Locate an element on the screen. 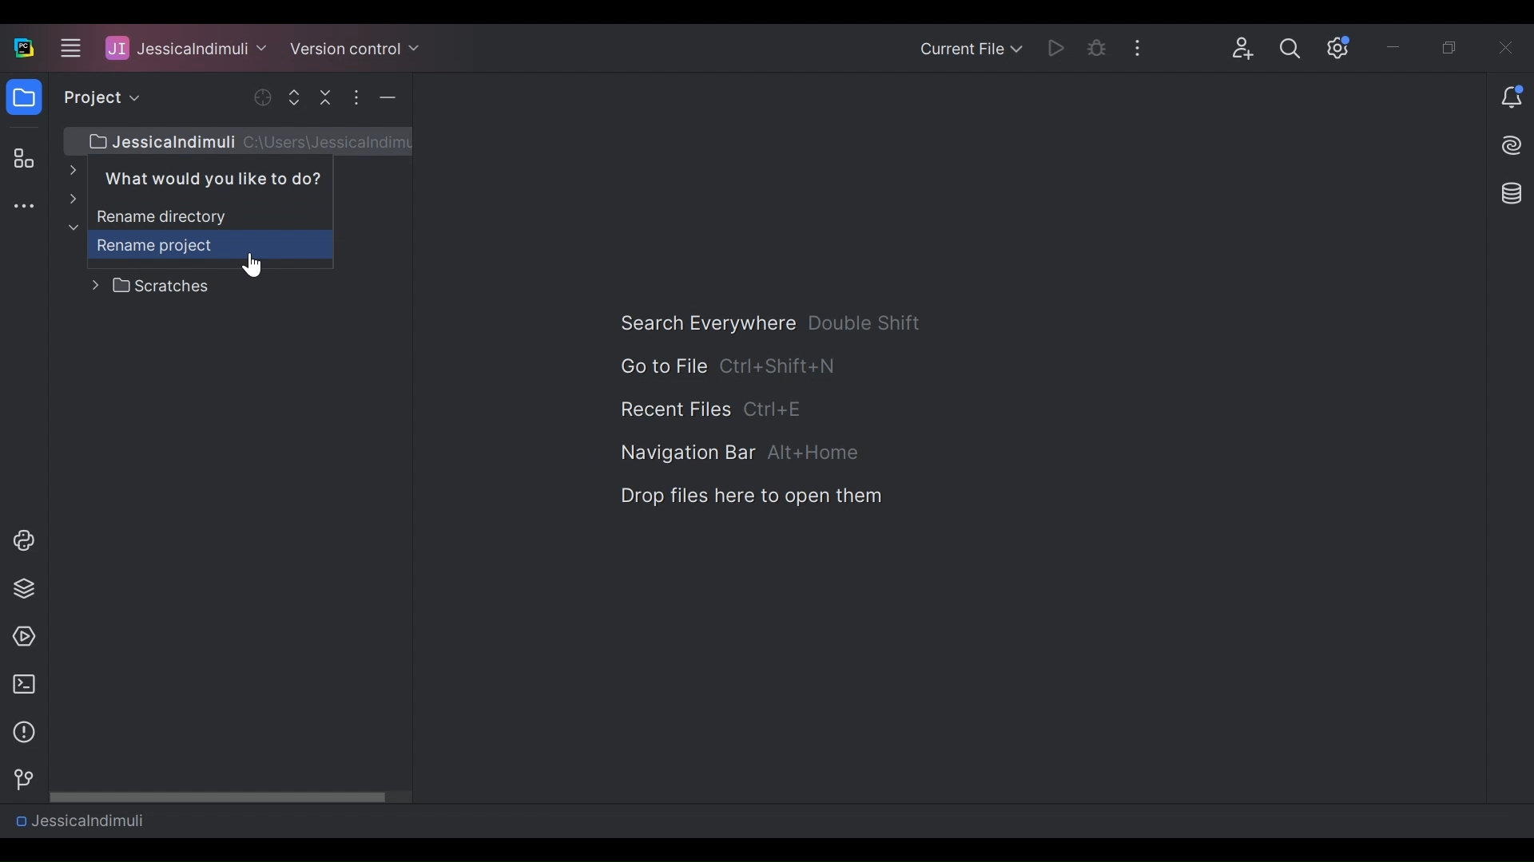  Collapse All is located at coordinates (328, 97).